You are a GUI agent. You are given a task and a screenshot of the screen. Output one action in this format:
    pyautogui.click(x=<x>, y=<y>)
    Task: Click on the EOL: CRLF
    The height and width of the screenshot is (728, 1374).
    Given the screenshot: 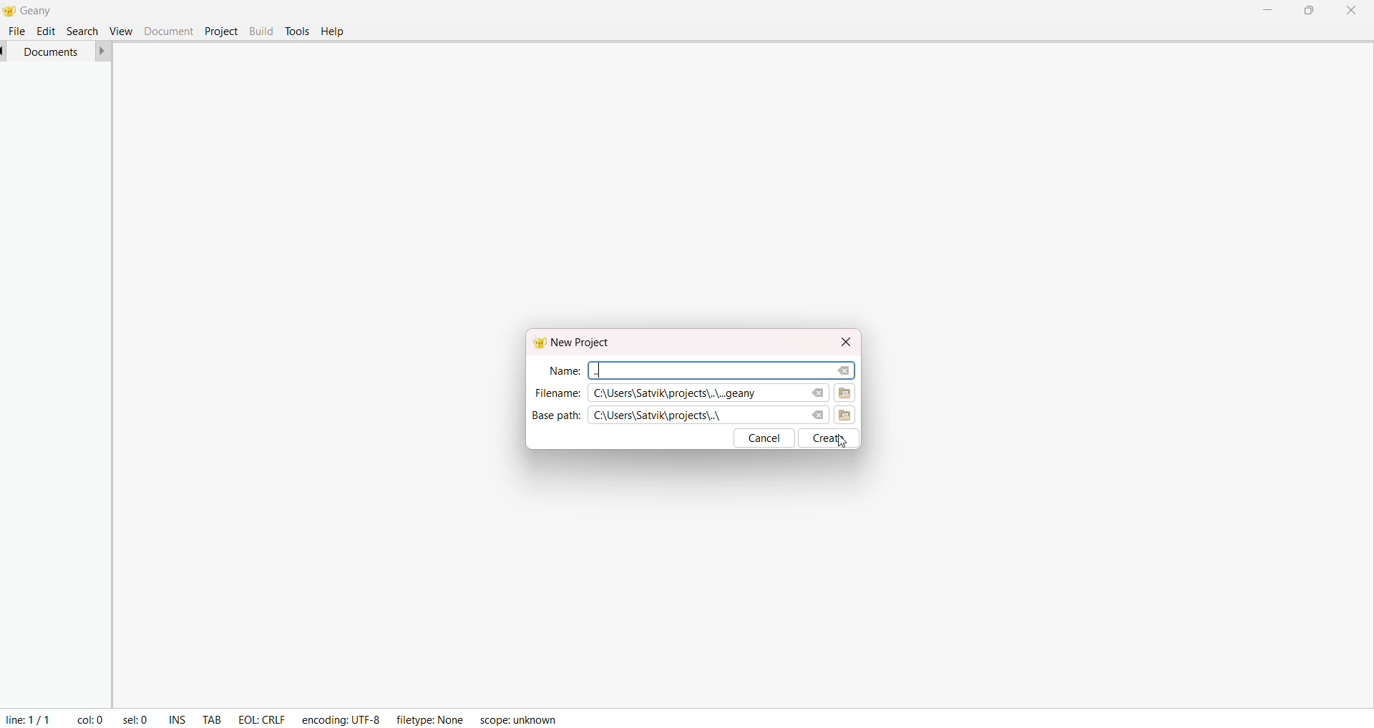 What is the action you would take?
    pyautogui.click(x=263, y=717)
    